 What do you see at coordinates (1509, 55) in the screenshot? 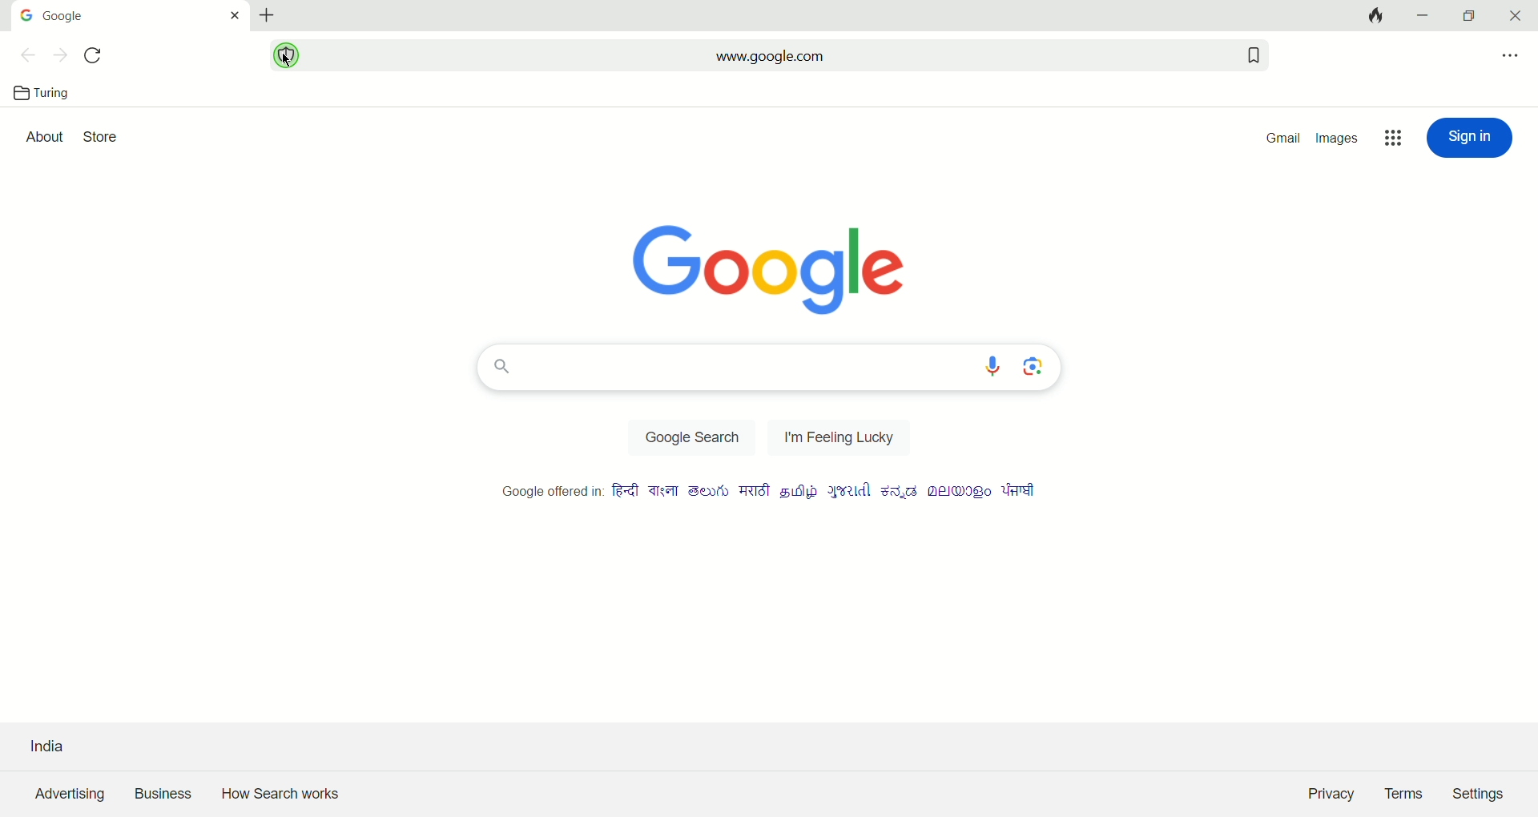
I see `options` at bounding box center [1509, 55].